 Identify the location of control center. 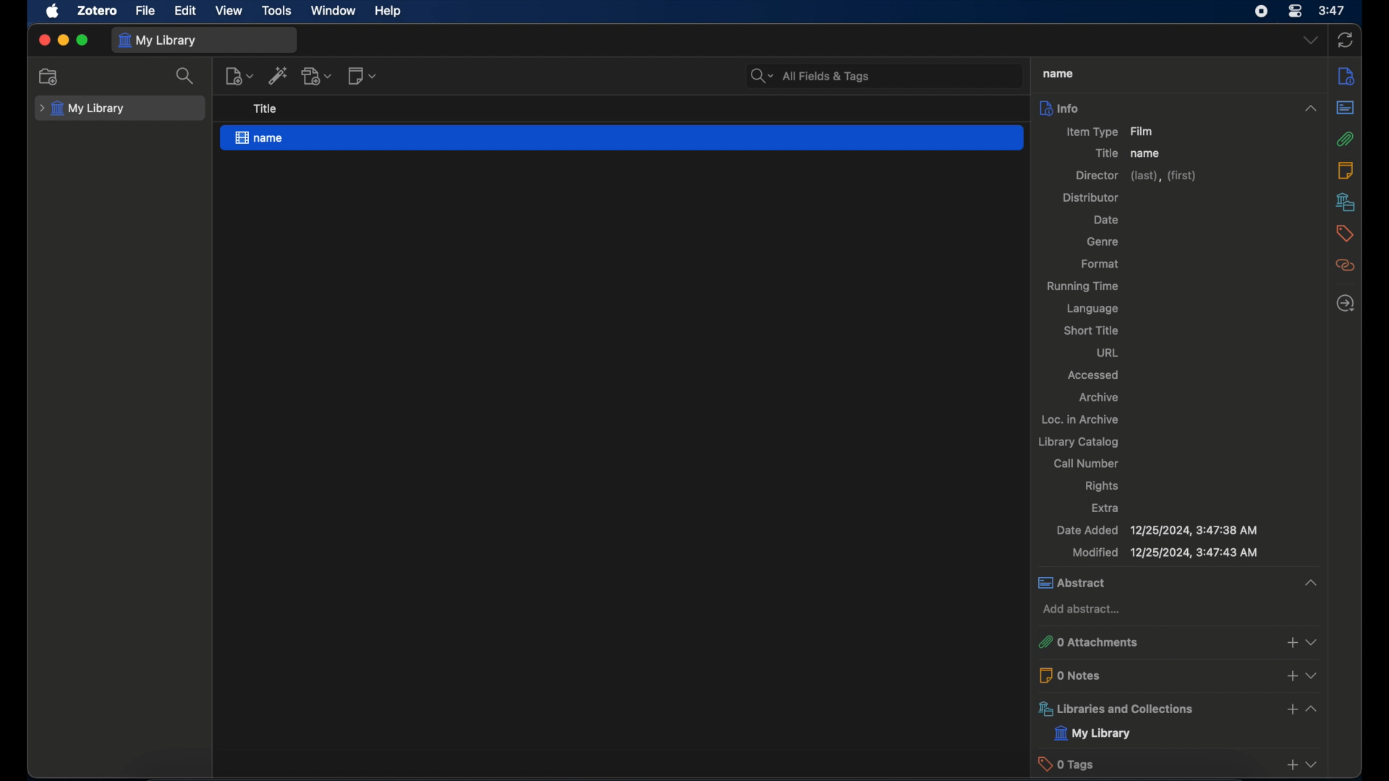
(1296, 12).